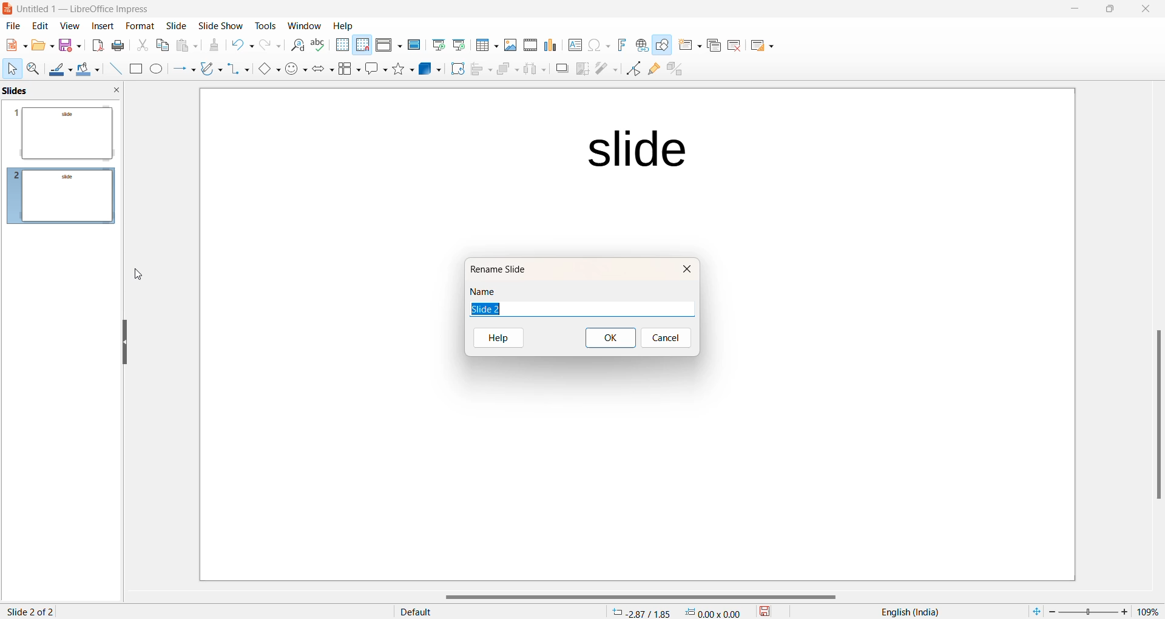 This screenshot has height=619, width=1165. I want to click on Flow chart, so click(348, 69).